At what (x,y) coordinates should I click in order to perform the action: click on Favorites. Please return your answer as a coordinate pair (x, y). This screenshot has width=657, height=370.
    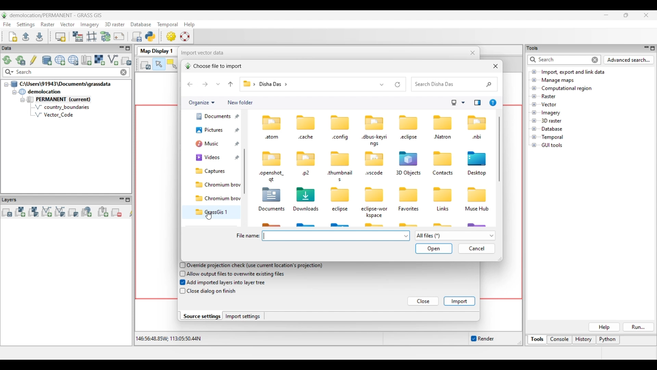
    Looking at the image, I should click on (410, 209).